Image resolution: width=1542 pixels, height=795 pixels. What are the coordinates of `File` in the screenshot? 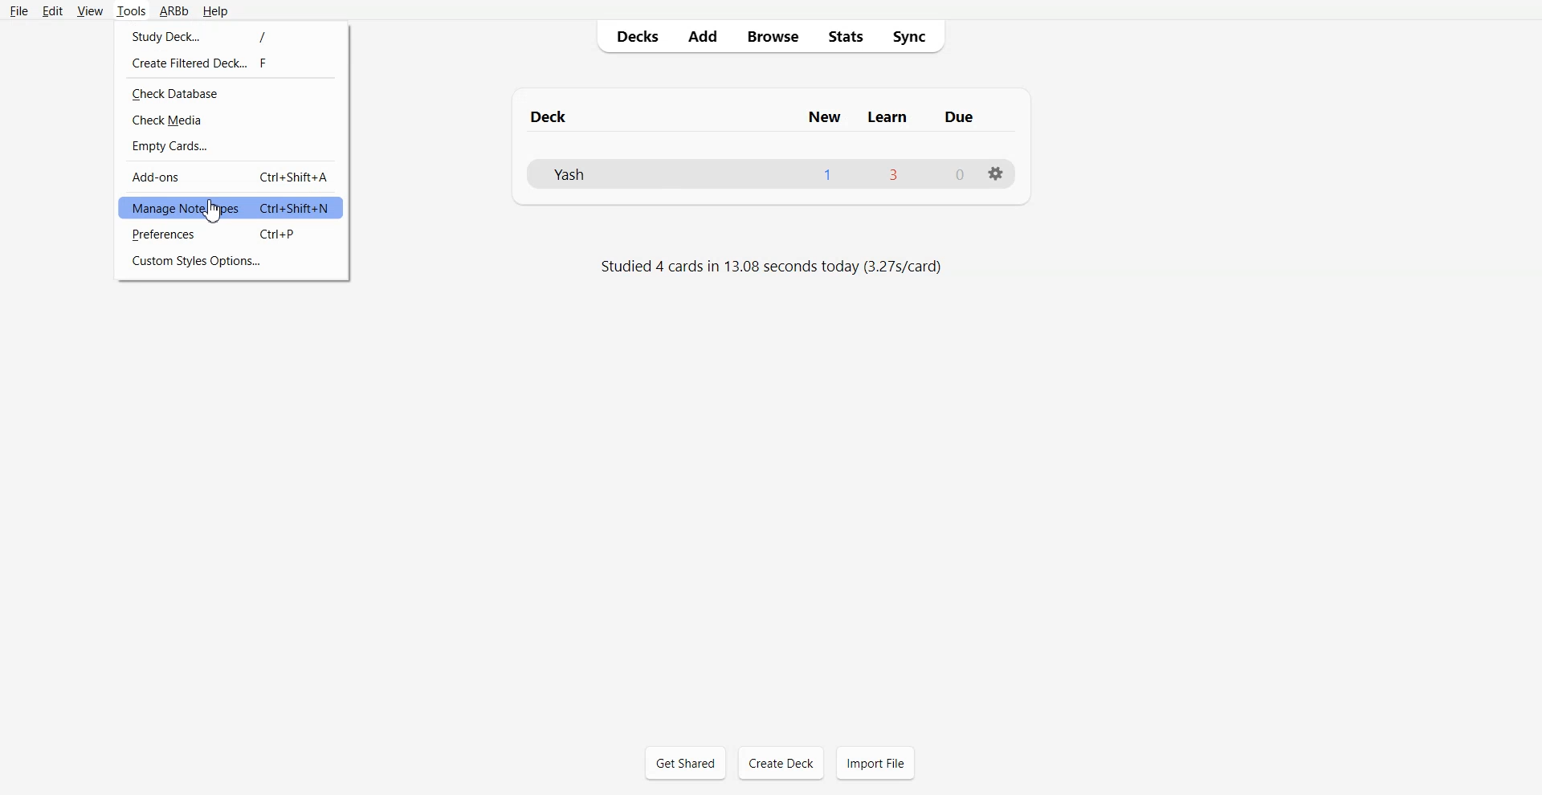 It's located at (18, 11).